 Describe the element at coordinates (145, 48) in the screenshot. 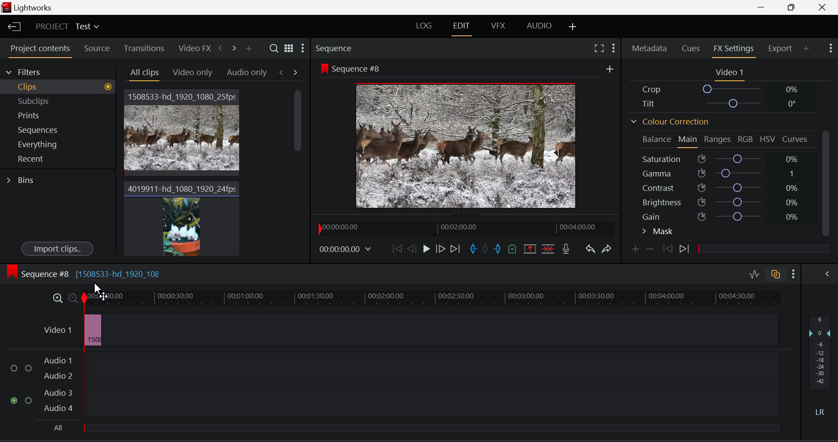

I see `Transitions Tab` at that location.